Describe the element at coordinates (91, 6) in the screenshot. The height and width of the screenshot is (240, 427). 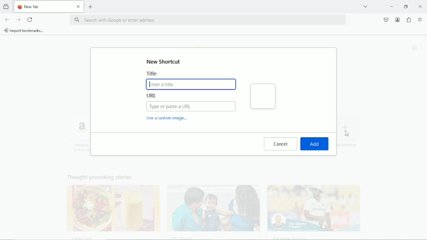
I see `new tab` at that location.